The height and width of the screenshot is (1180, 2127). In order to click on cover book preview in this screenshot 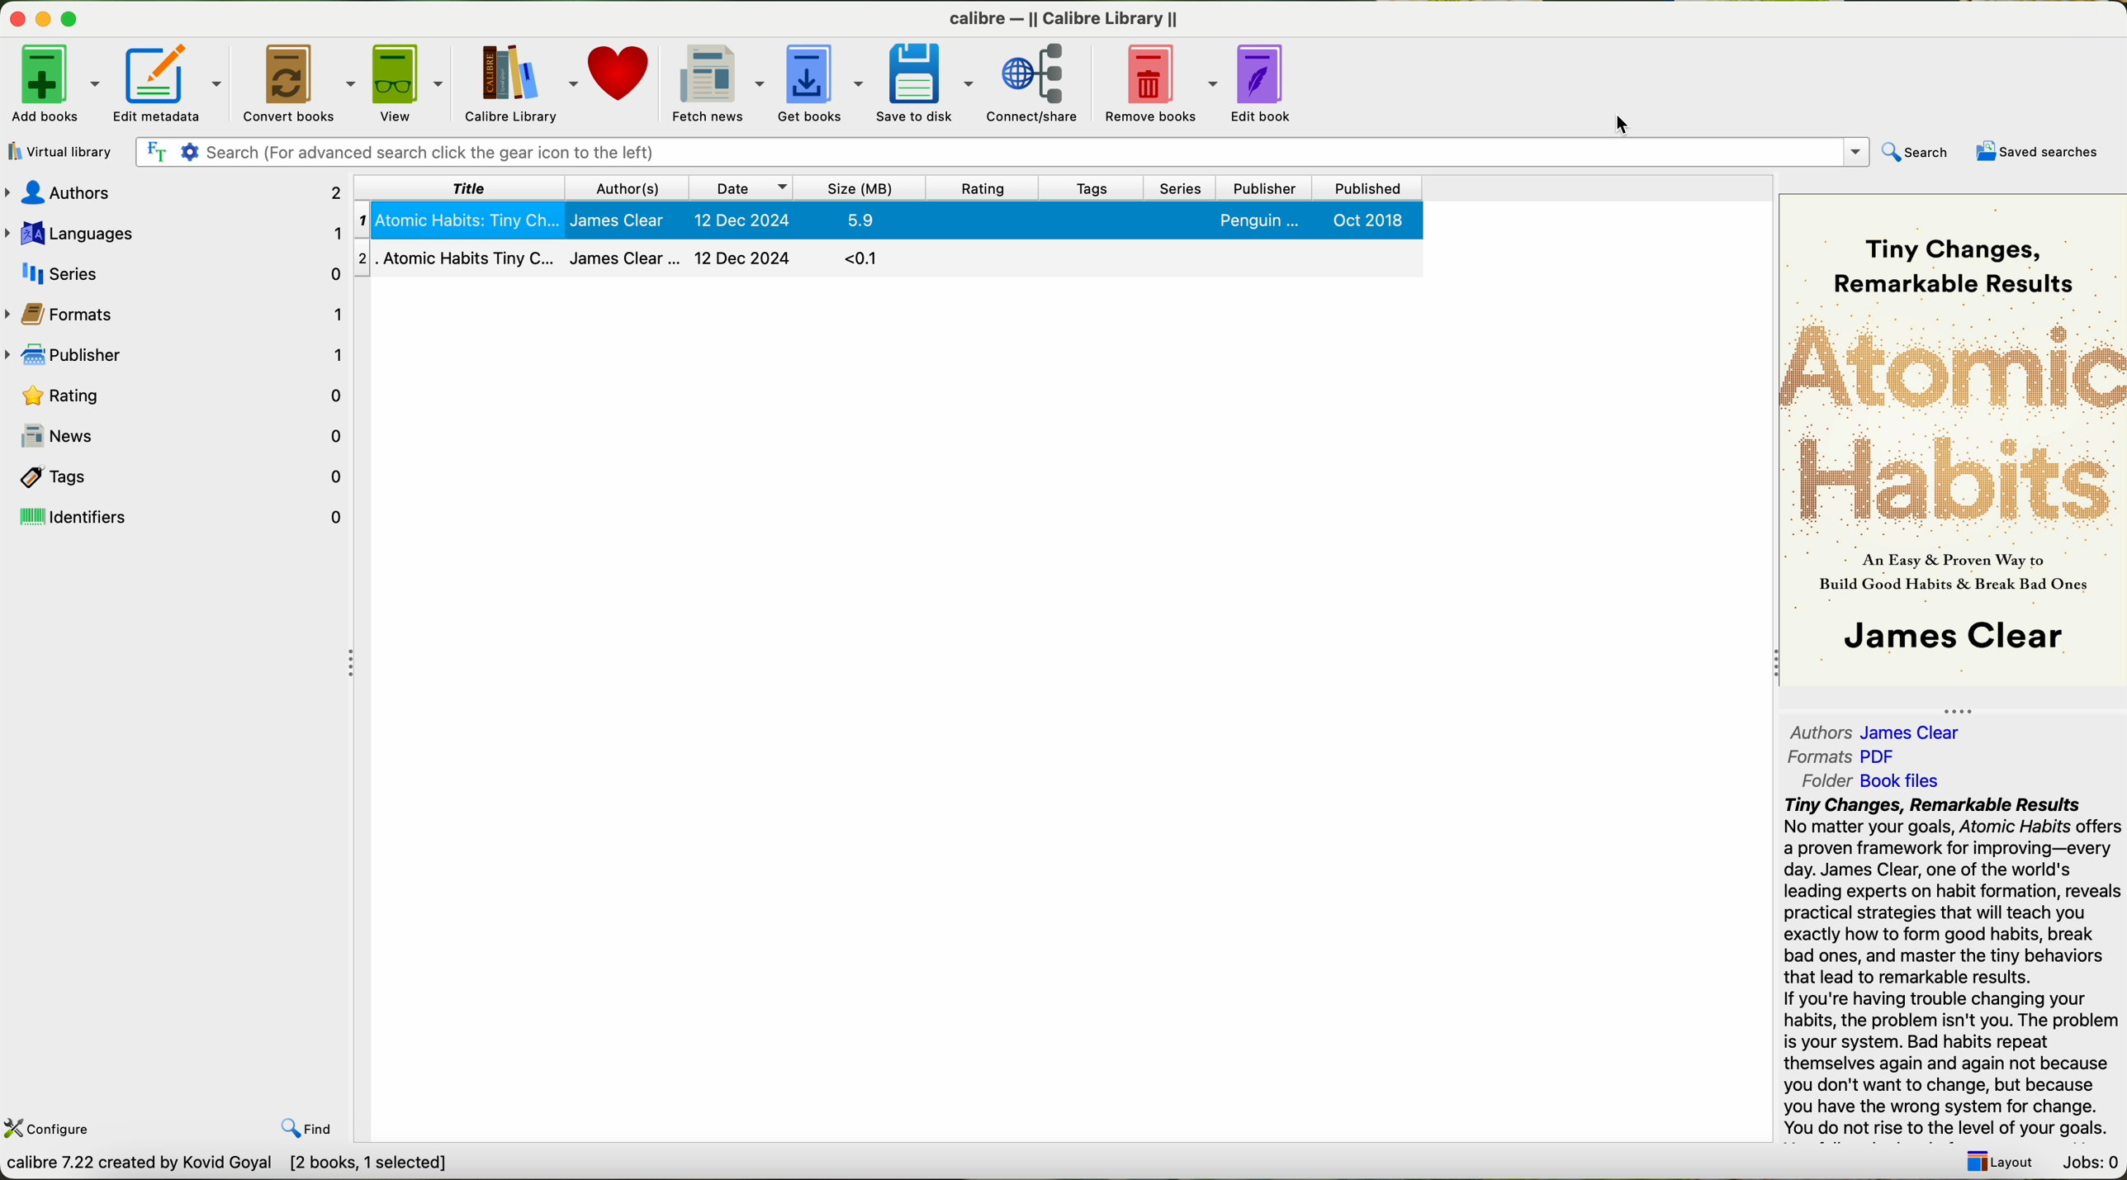, I will do `click(1950, 452)`.